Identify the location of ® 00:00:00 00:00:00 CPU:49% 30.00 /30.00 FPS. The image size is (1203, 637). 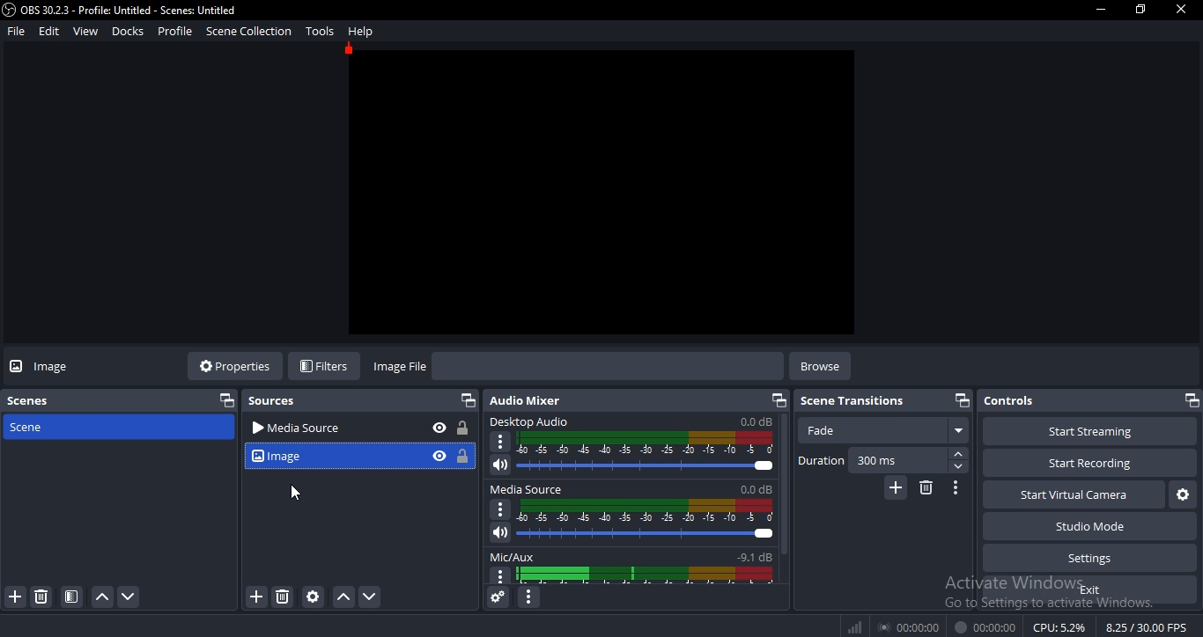
(1018, 626).